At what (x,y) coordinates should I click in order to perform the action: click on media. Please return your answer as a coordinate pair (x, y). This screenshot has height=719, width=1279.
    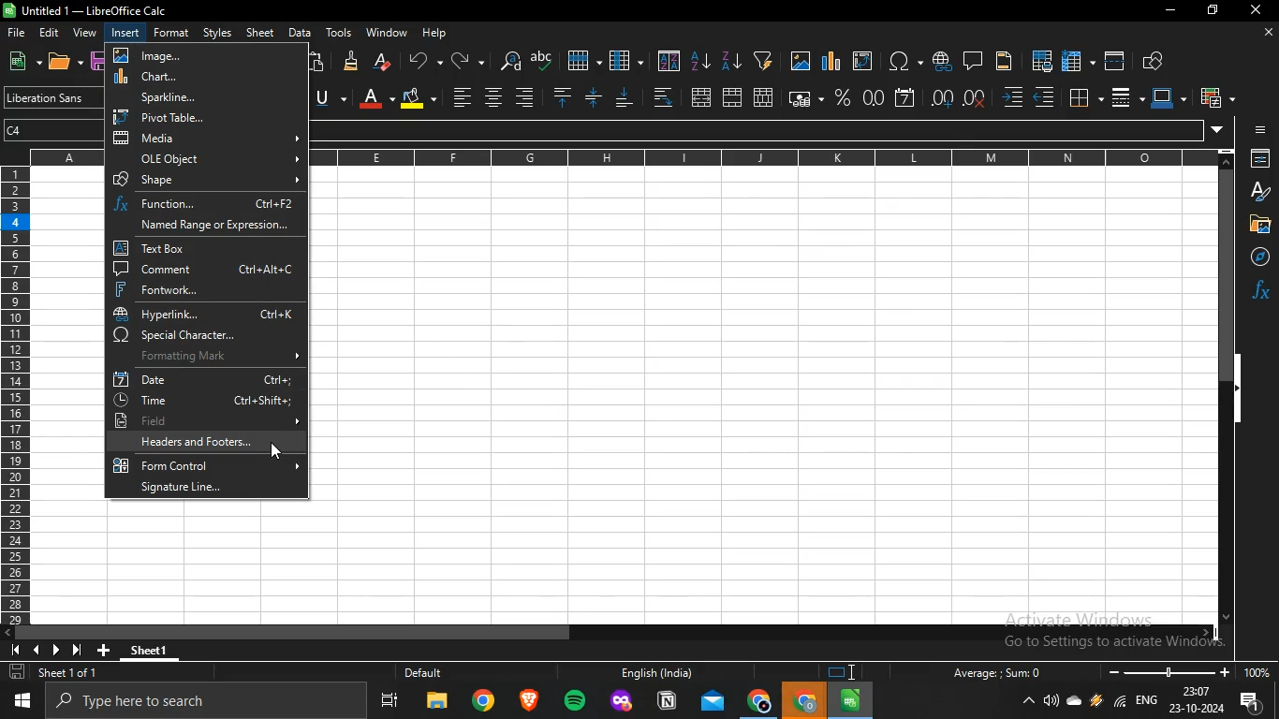
    Looking at the image, I should click on (209, 138).